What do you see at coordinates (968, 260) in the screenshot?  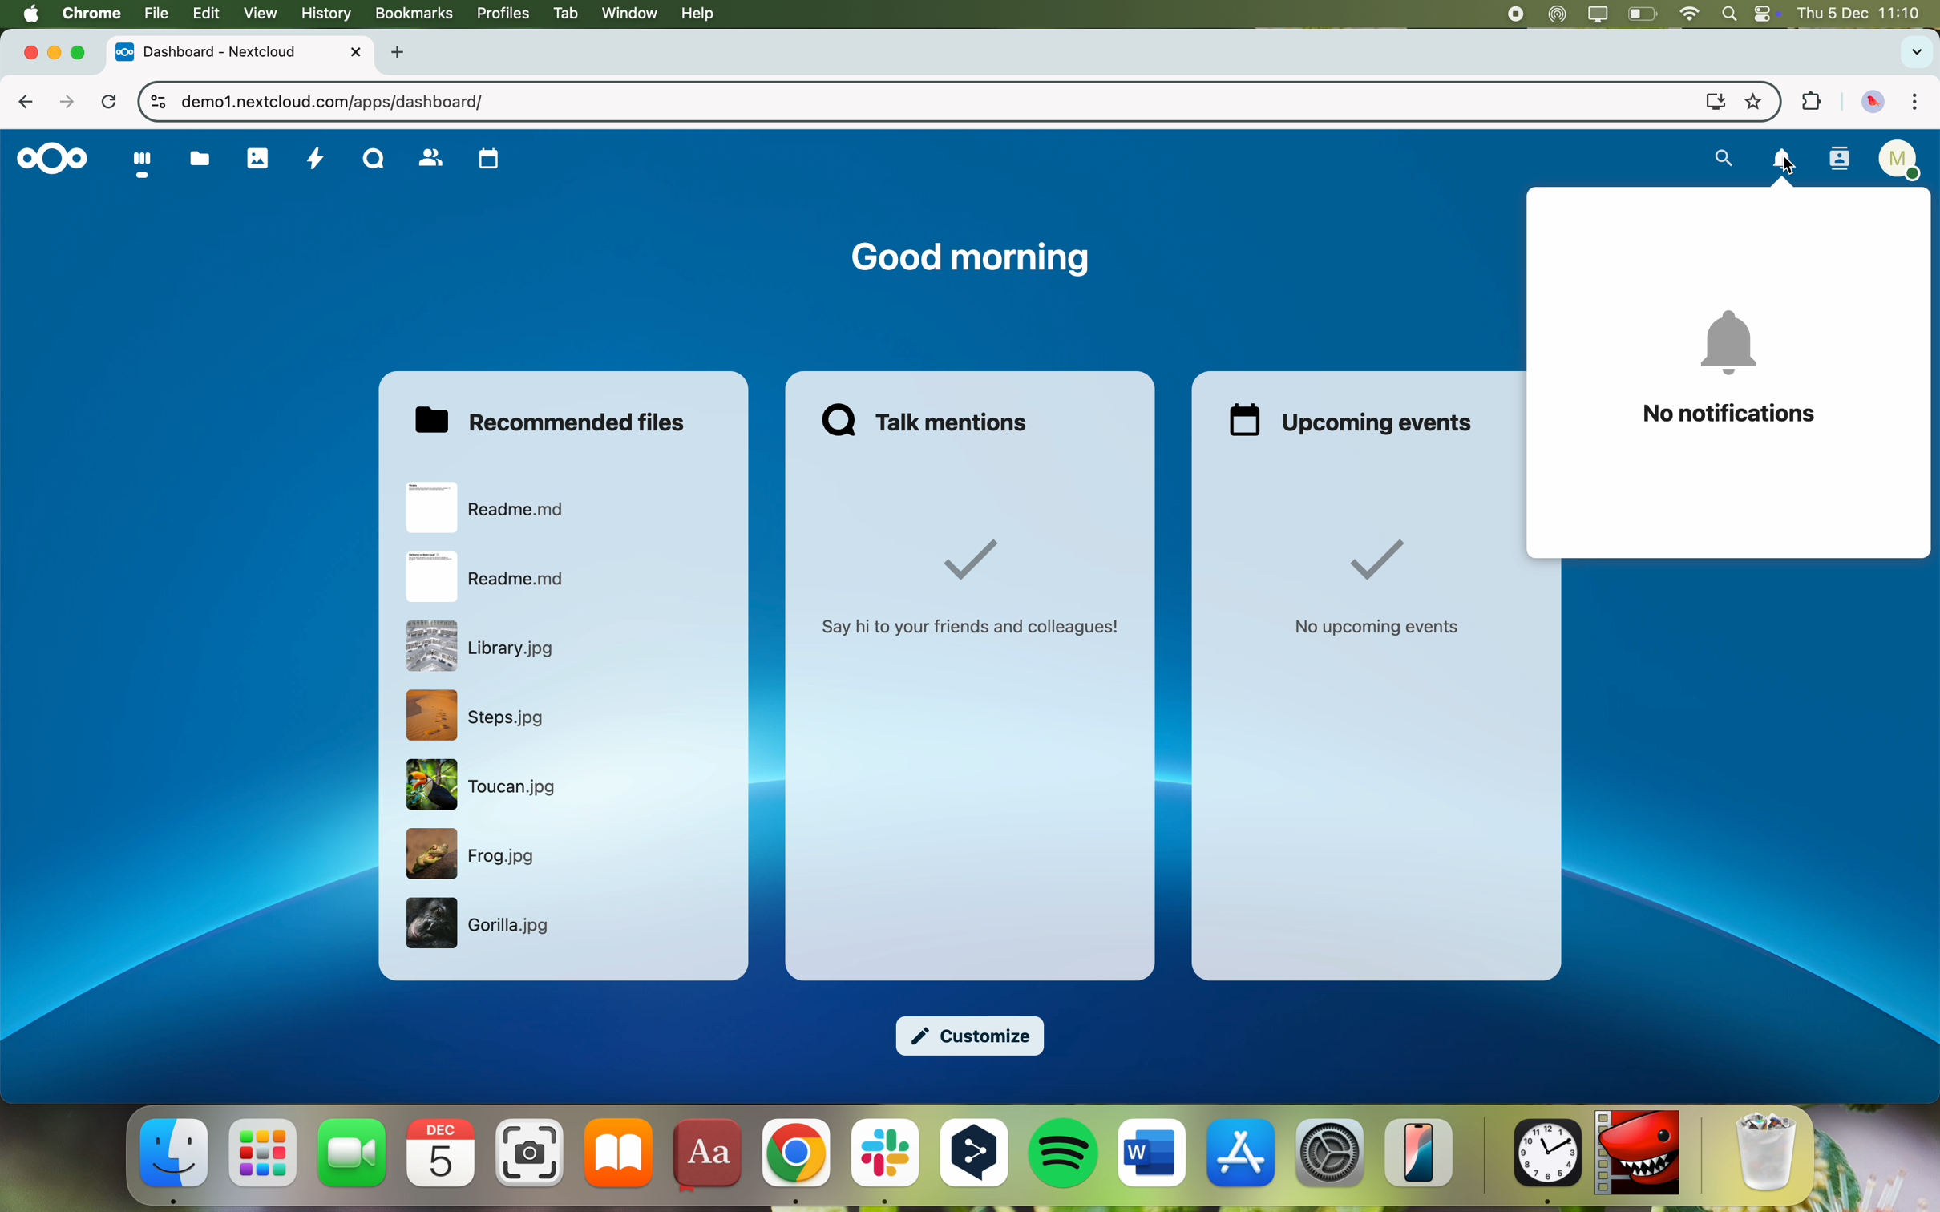 I see `good morning` at bounding box center [968, 260].